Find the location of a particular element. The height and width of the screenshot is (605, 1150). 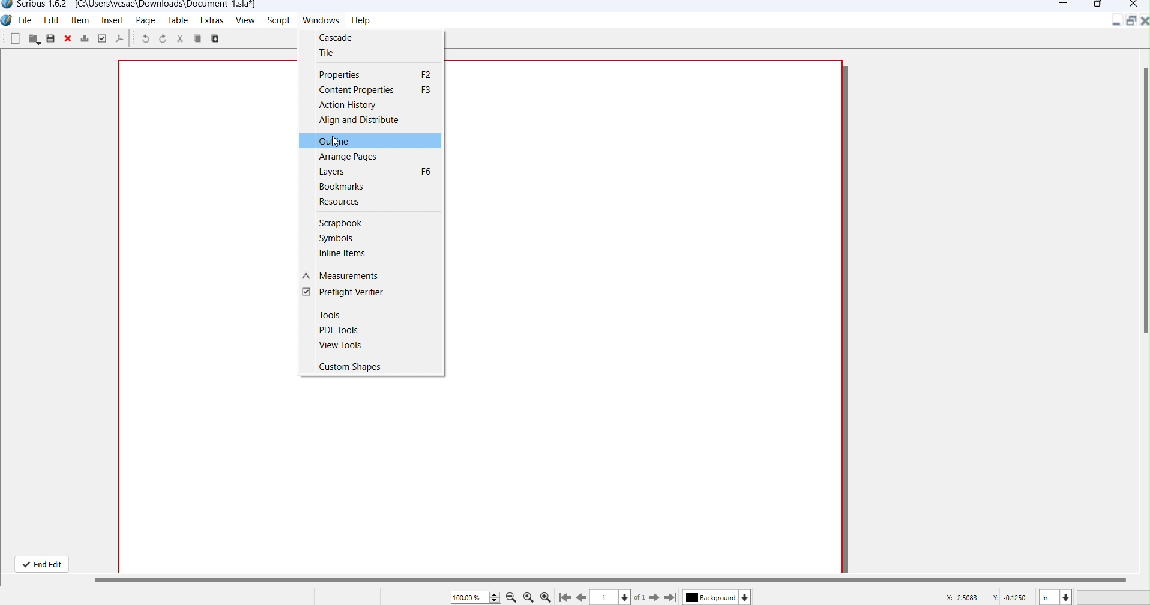

File is located at coordinates (26, 21).